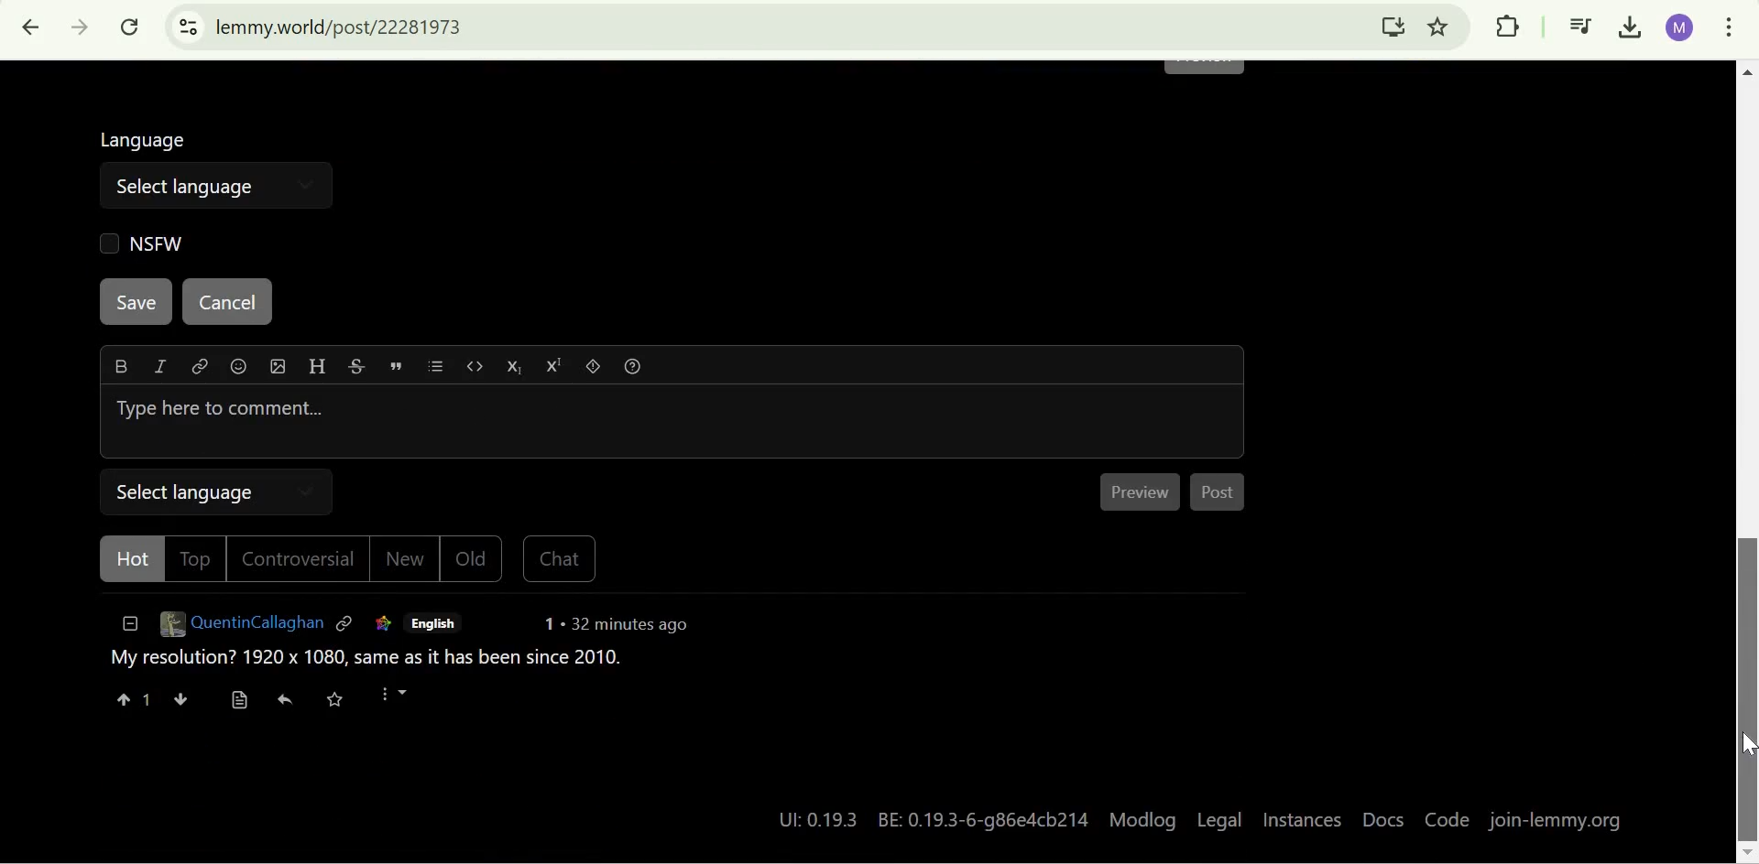 Image resolution: width=1759 pixels, height=864 pixels. I want to click on upload image, so click(276, 367).